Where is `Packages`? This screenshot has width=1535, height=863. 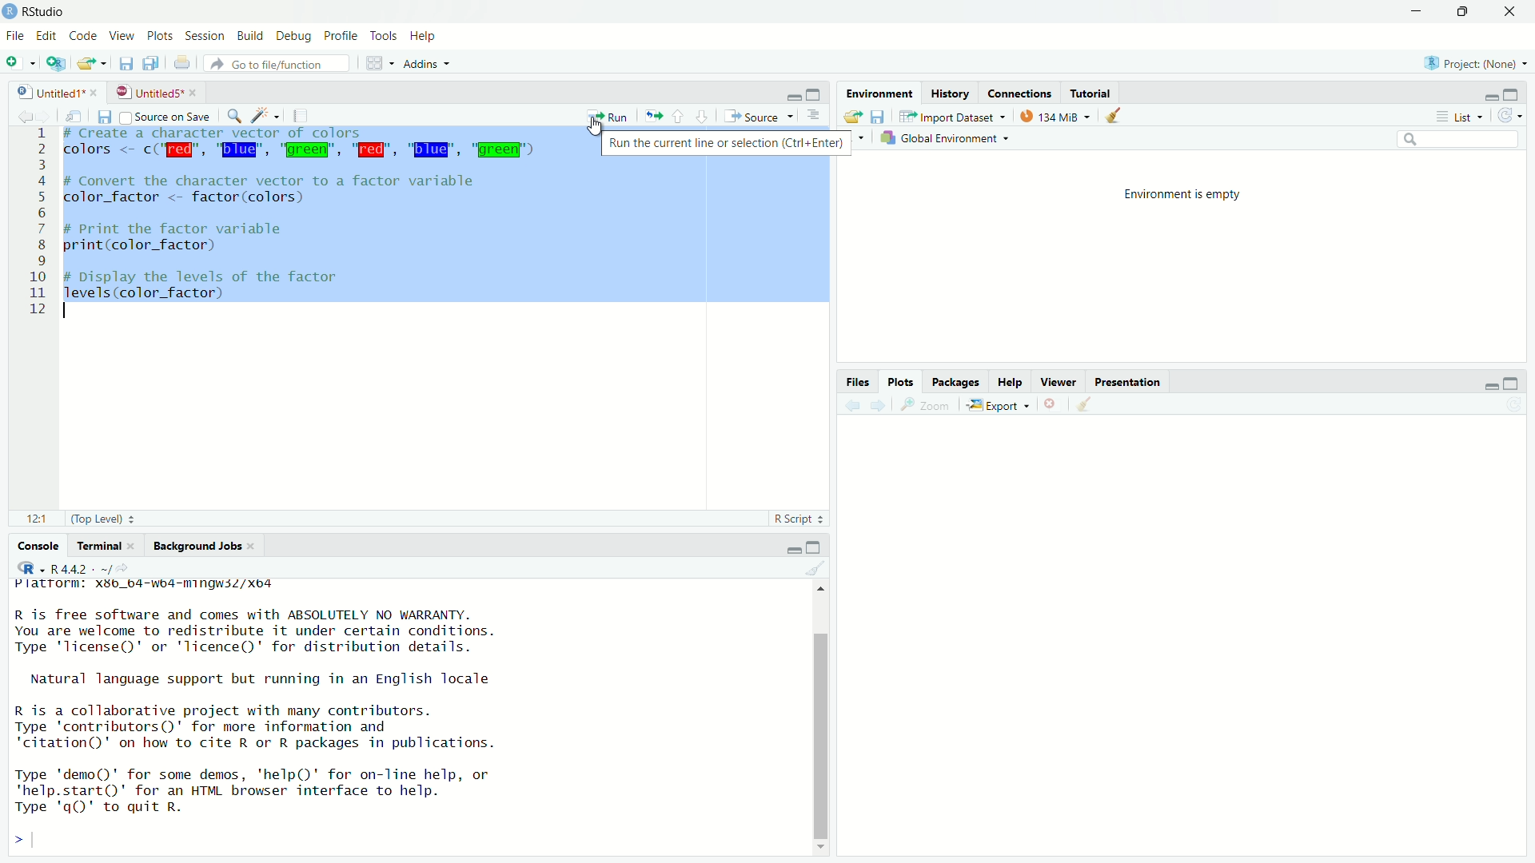
Packages is located at coordinates (954, 381).